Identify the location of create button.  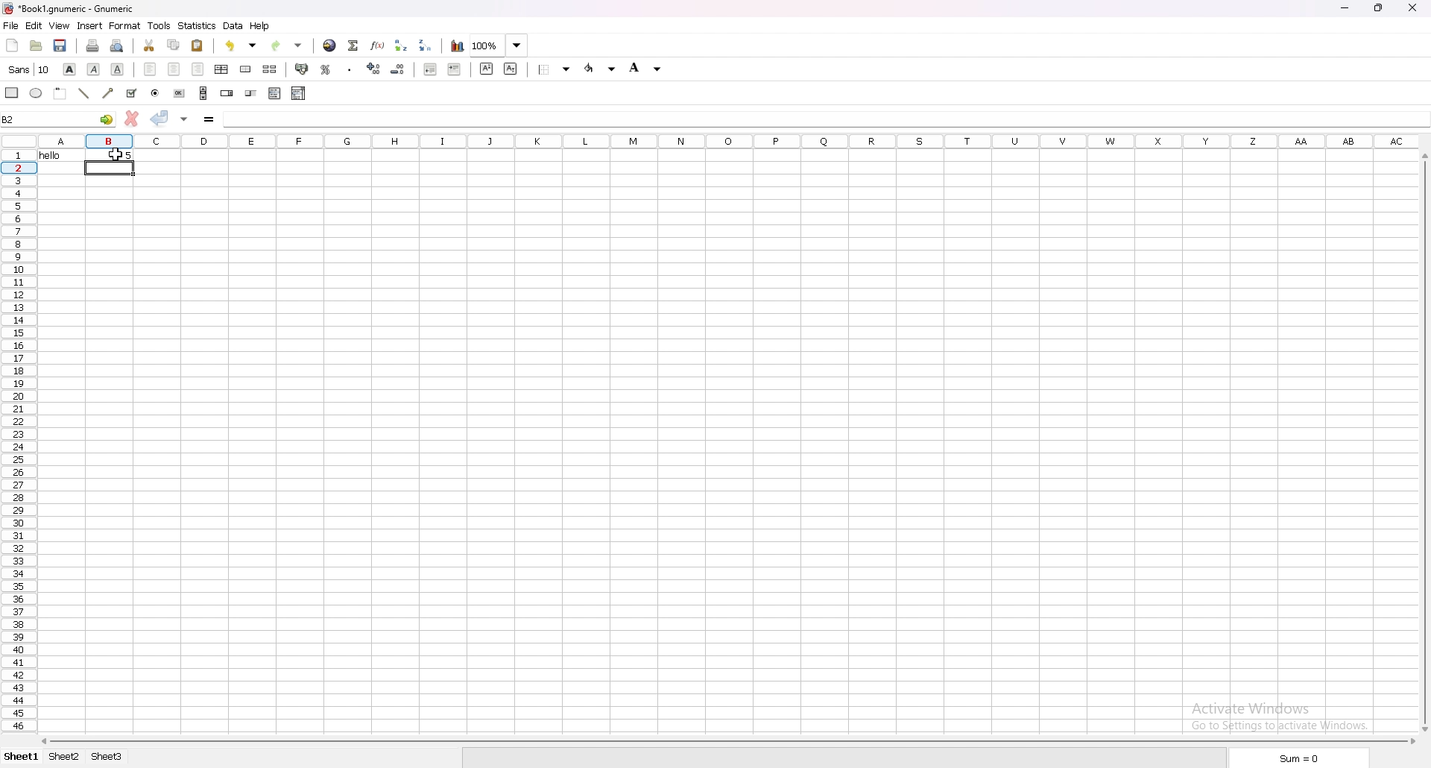
(180, 93).